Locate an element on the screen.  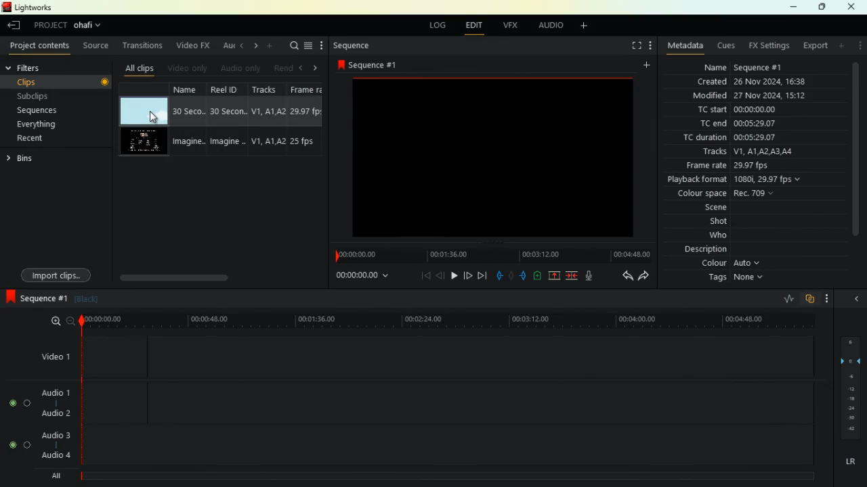
audio 2 is located at coordinates (53, 415).